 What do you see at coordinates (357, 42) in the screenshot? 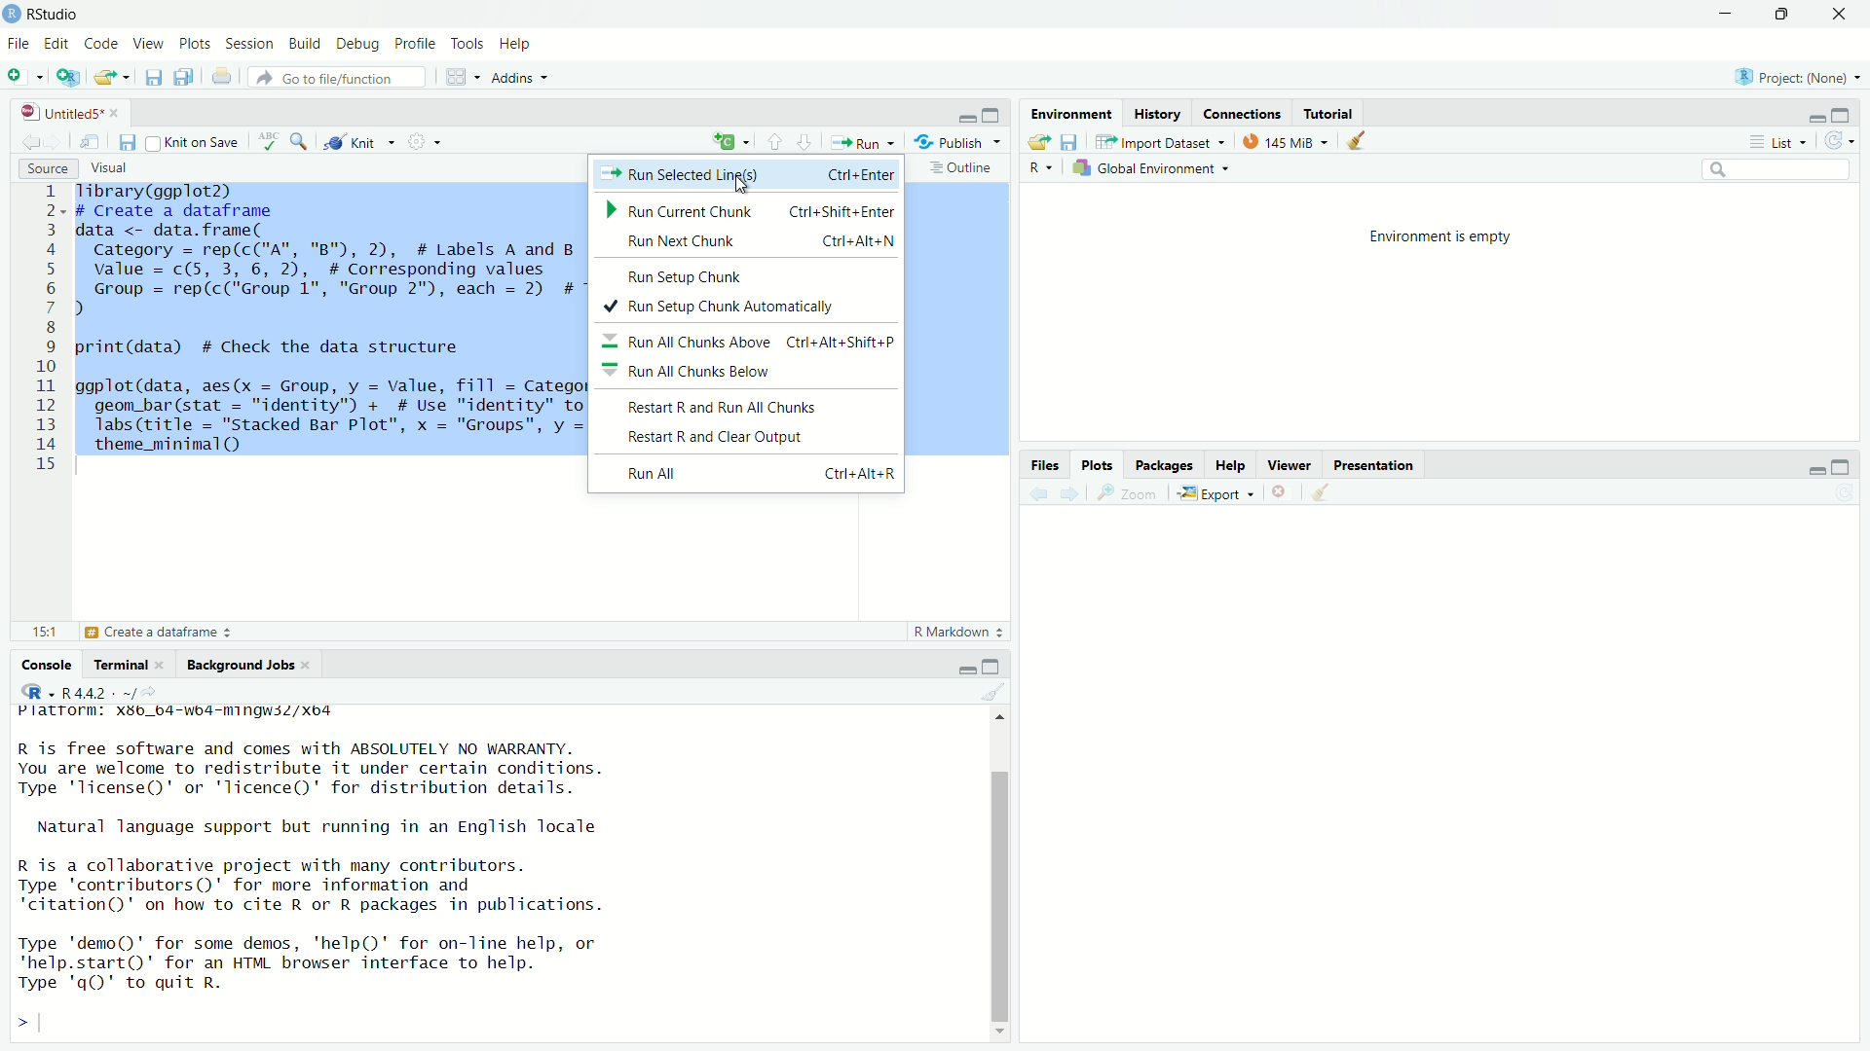
I see `Debug` at bounding box center [357, 42].